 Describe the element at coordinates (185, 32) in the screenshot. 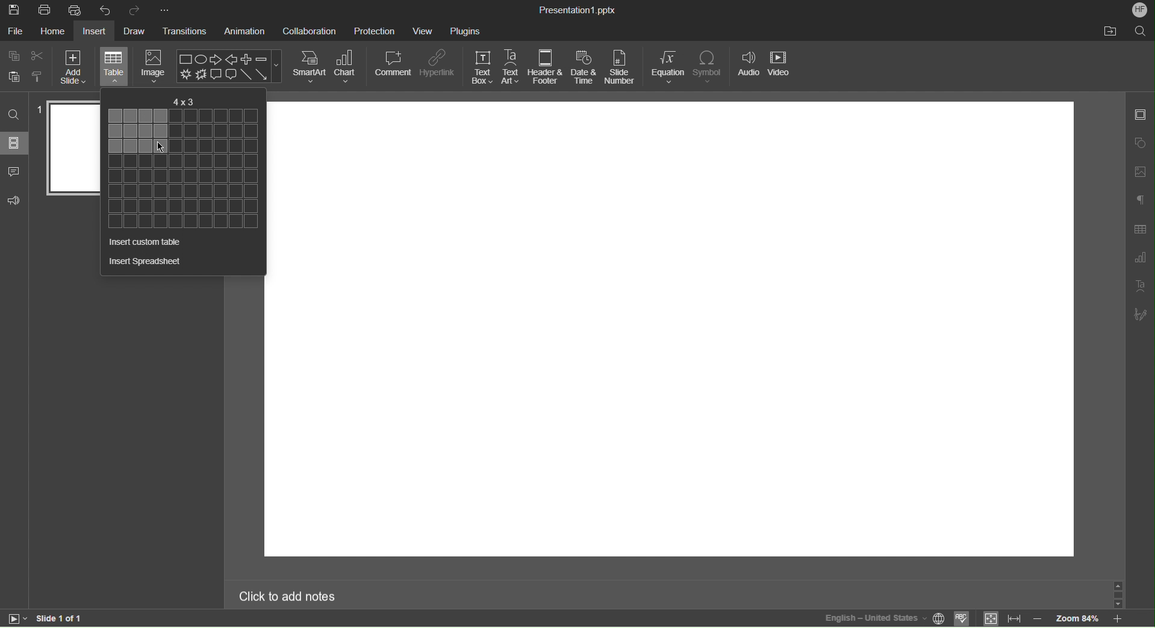

I see `Transitions` at that location.